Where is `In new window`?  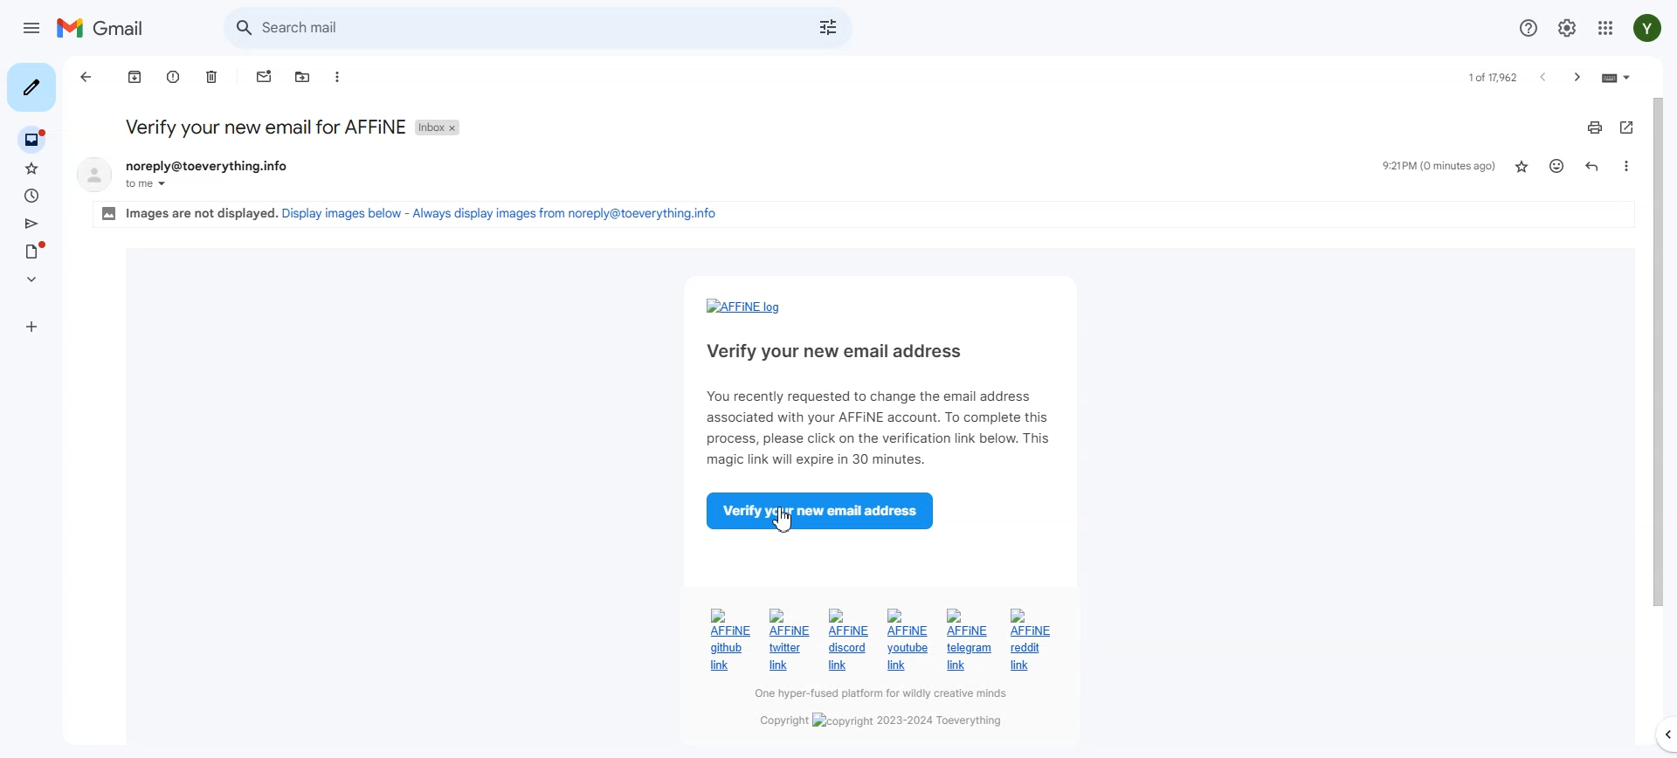
In new window is located at coordinates (1624, 127).